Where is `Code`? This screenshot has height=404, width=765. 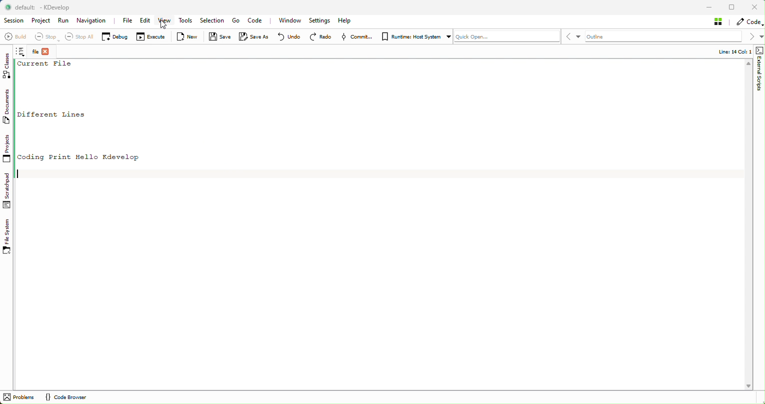 Code is located at coordinates (258, 20).